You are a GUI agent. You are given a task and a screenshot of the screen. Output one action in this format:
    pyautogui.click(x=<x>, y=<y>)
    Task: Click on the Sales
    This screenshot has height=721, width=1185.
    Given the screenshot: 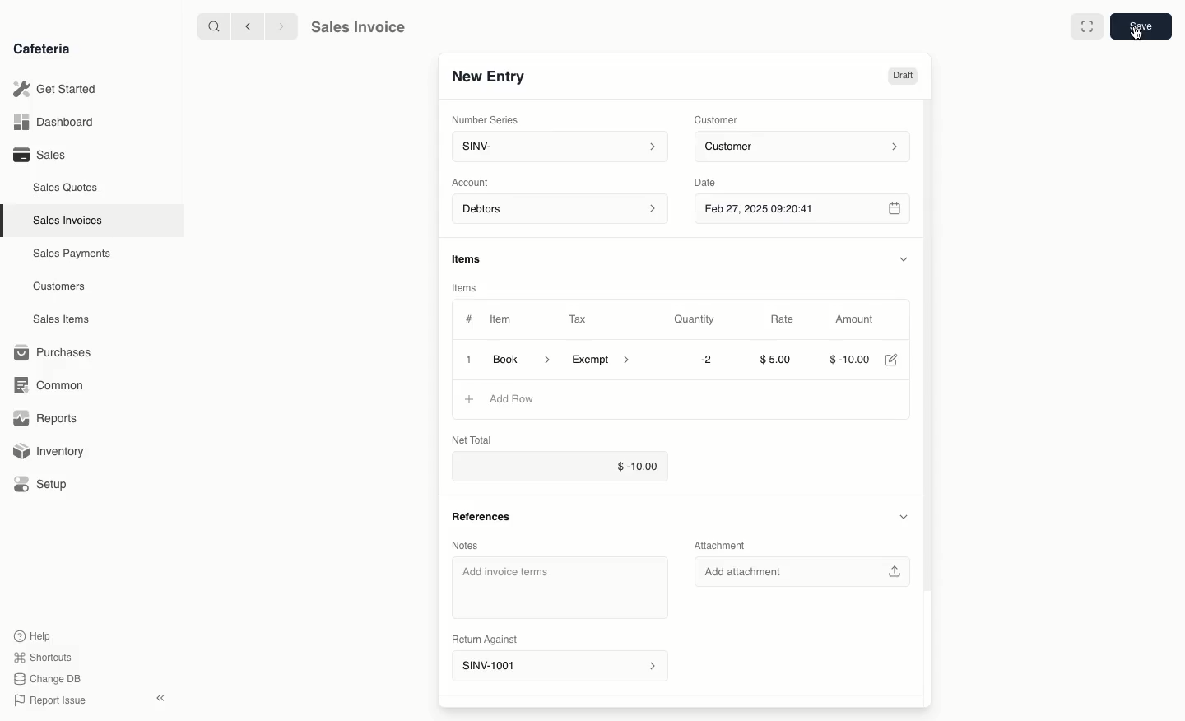 What is the action you would take?
    pyautogui.click(x=42, y=155)
    